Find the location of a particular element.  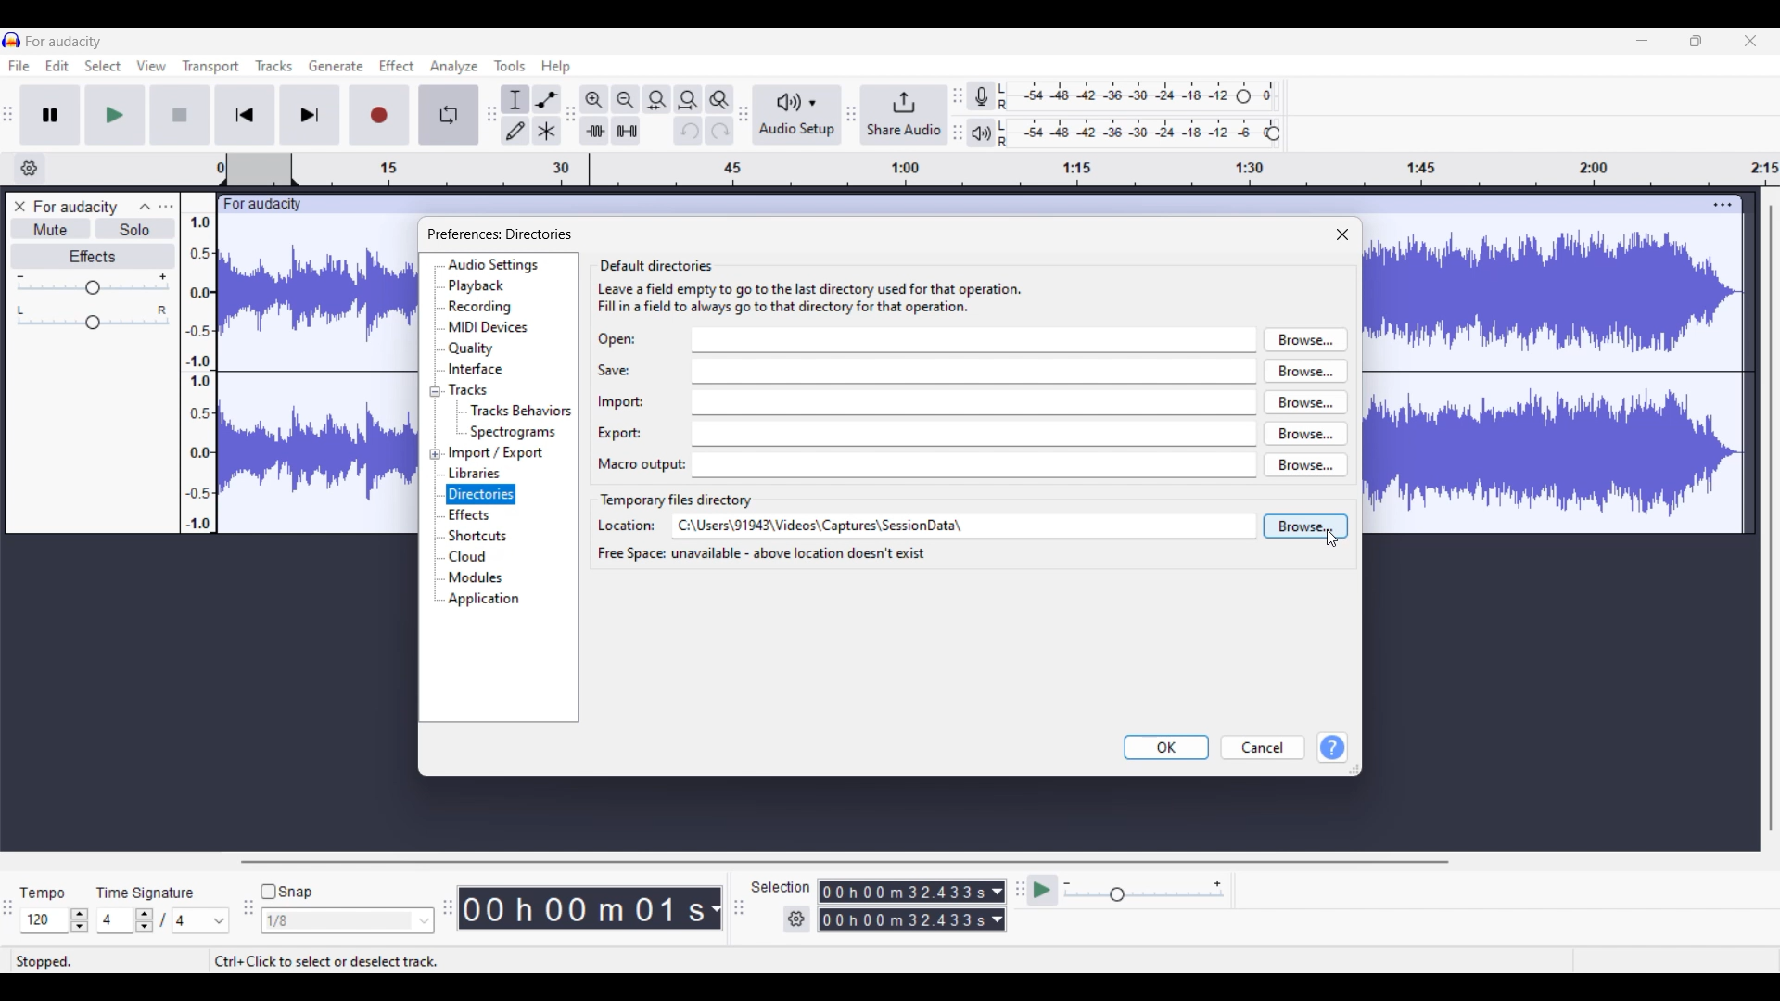

OK is located at coordinates (1167, 747).